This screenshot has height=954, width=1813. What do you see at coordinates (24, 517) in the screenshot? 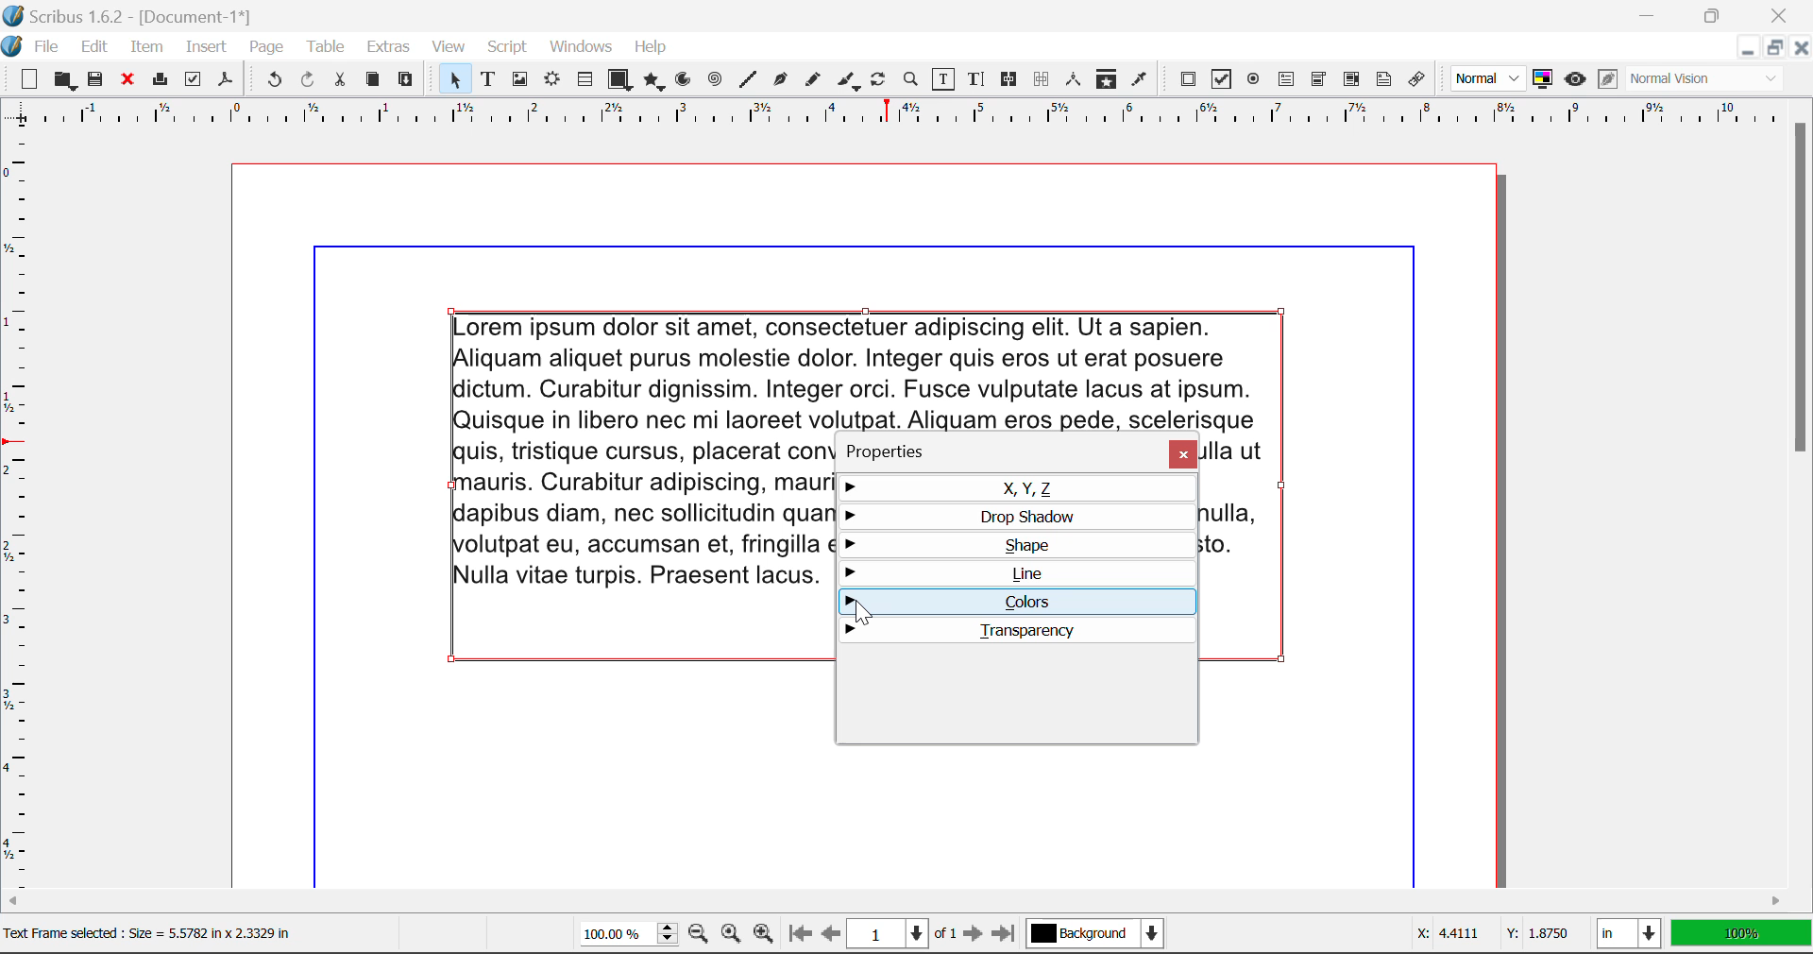
I see `Horizontal Page Margins` at bounding box center [24, 517].